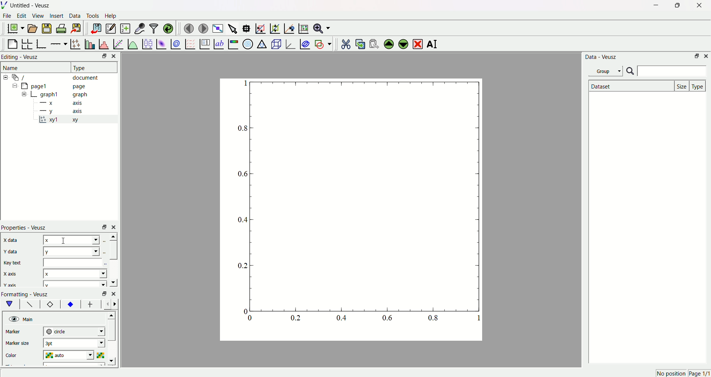 This screenshot has height=377, width=711. Describe the element at coordinates (103, 43) in the screenshot. I see `histogram` at that location.